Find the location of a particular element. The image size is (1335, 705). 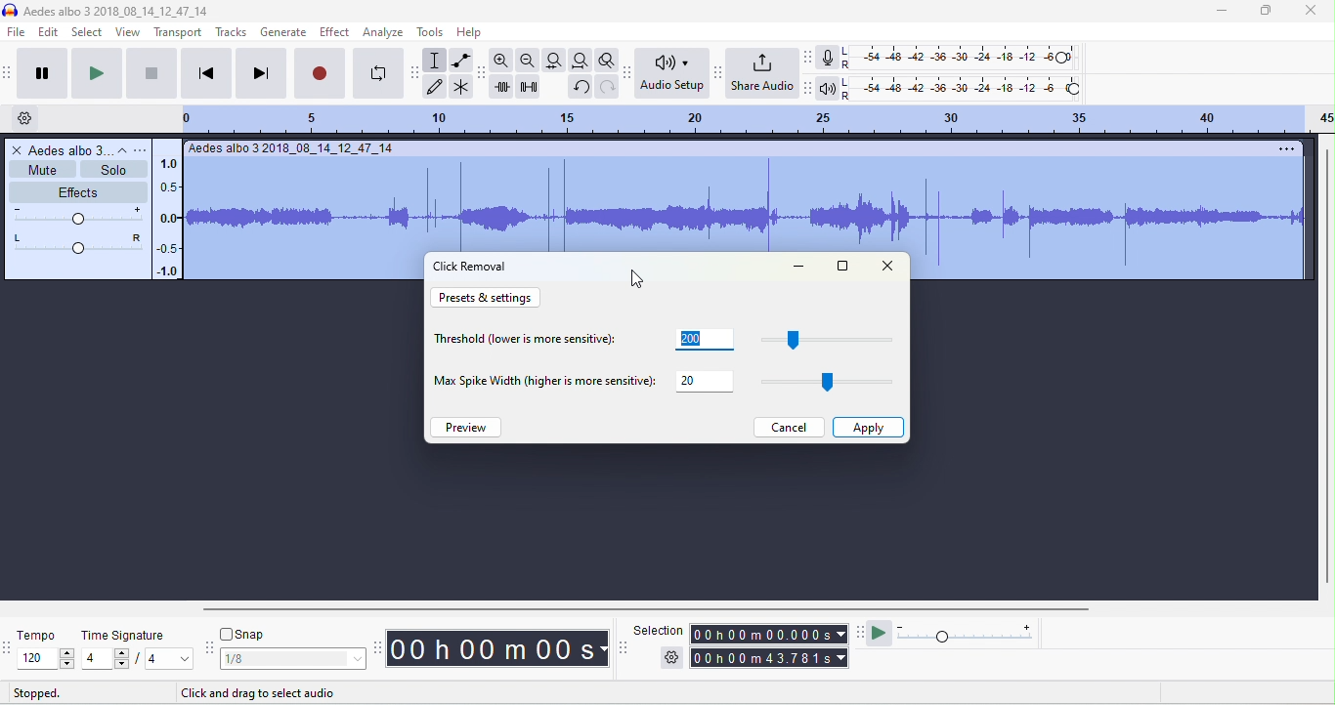

maximize is located at coordinates (844, 266).